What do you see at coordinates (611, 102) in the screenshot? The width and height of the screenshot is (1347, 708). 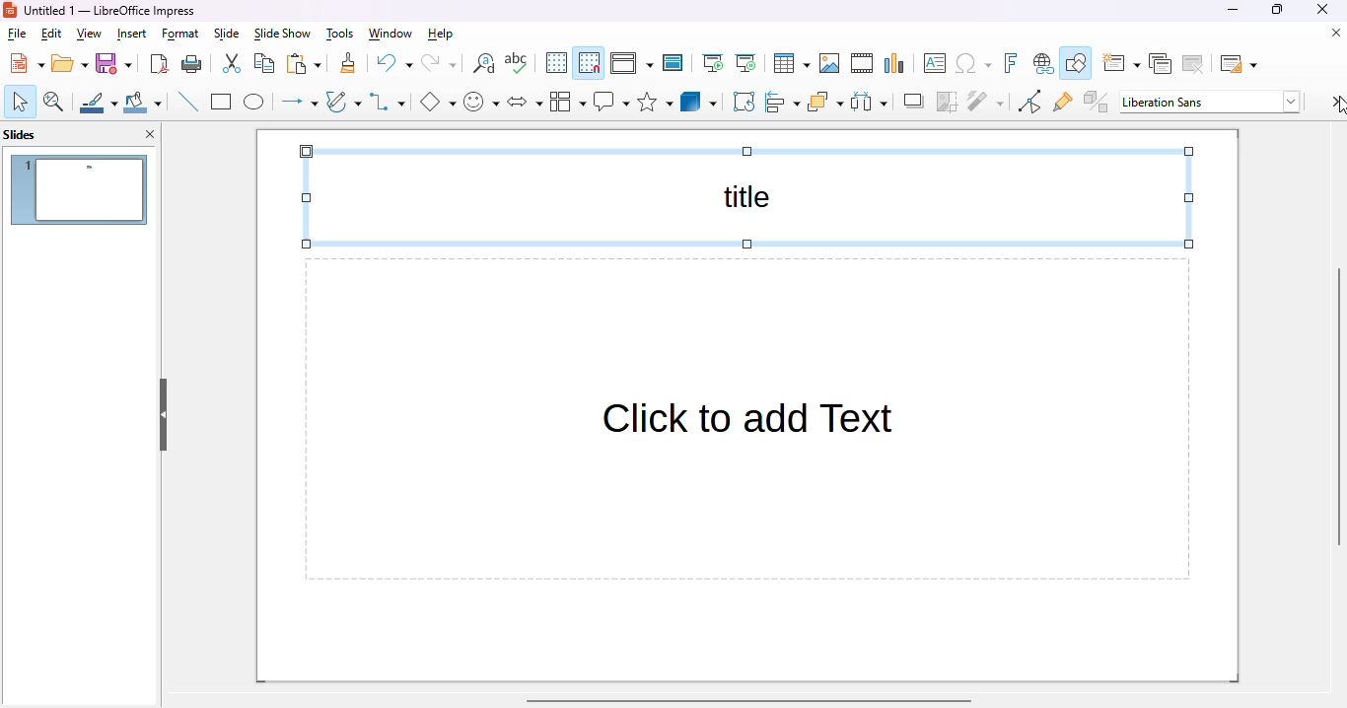 I see `callout shapes` at bounding box center [611, 102].